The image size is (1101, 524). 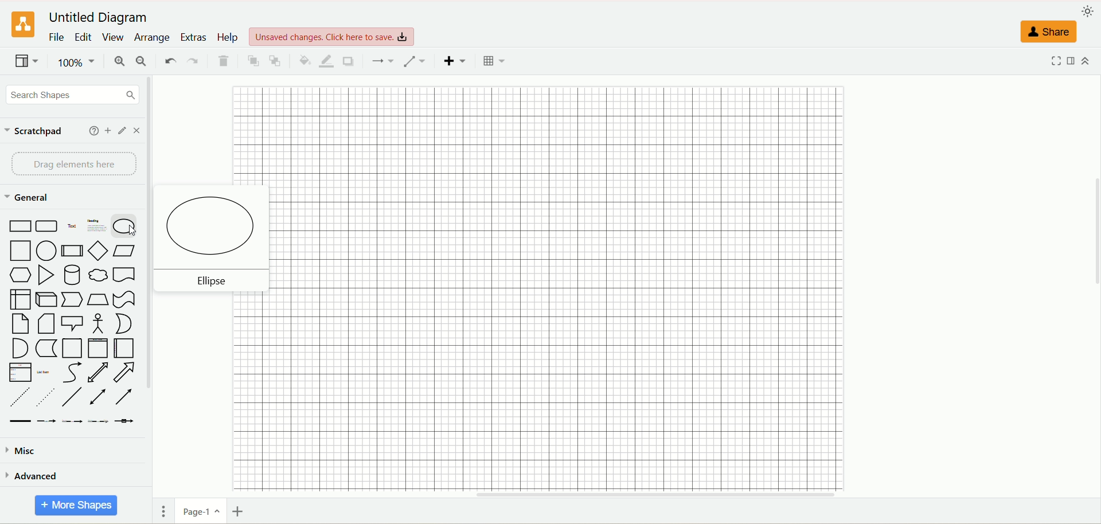 I want to click on artboard, so click(x=553, y=287).